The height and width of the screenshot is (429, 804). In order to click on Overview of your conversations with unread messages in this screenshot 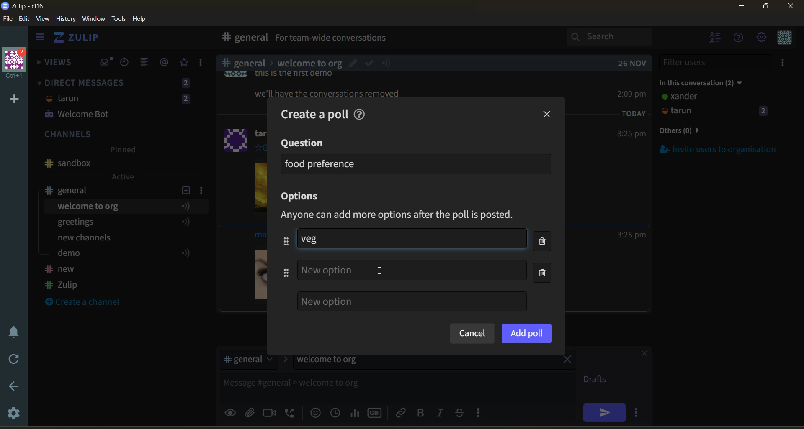, I will do `click(370, 39)`.